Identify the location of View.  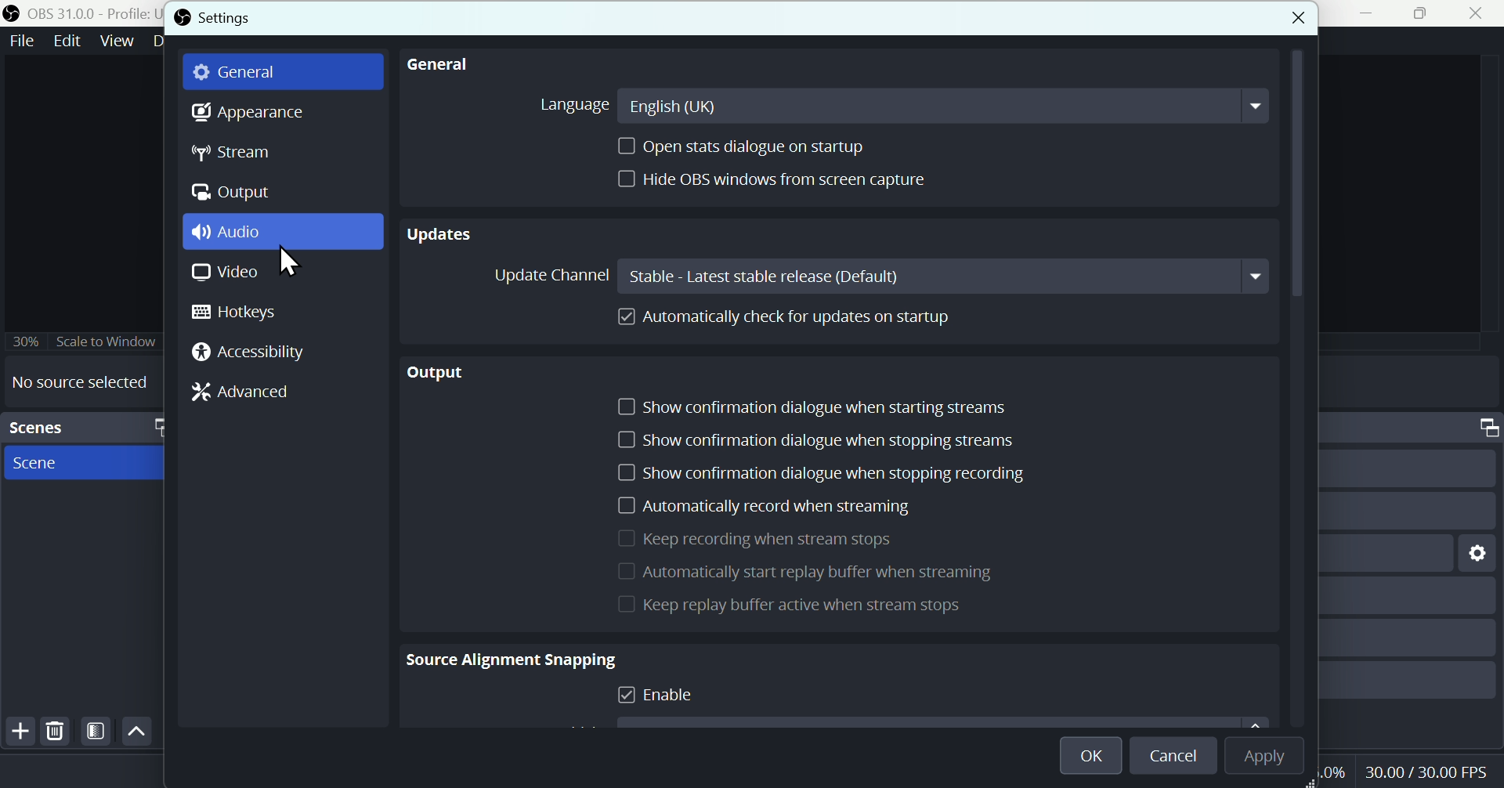
(120, 39).